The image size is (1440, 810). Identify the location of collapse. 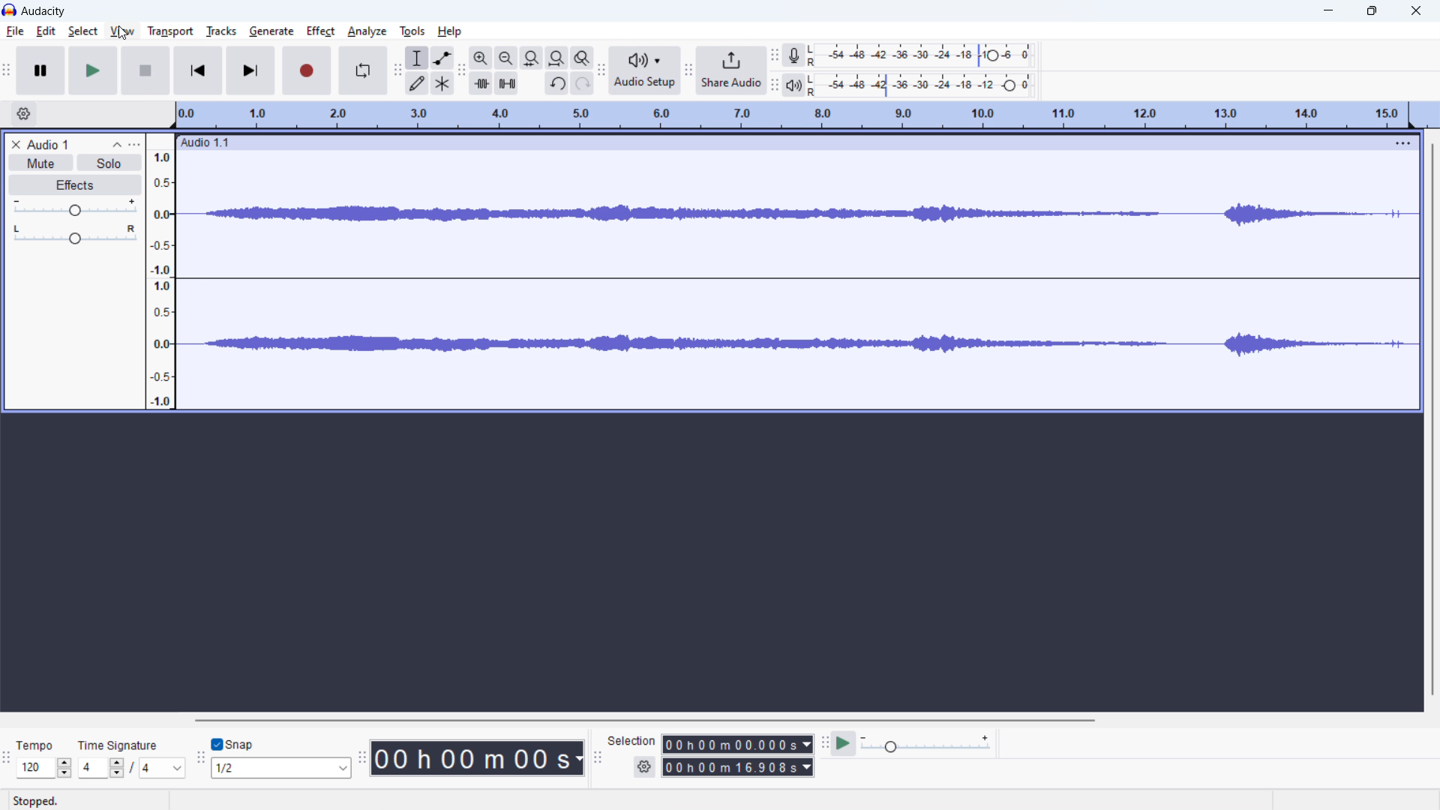
(117, 145).